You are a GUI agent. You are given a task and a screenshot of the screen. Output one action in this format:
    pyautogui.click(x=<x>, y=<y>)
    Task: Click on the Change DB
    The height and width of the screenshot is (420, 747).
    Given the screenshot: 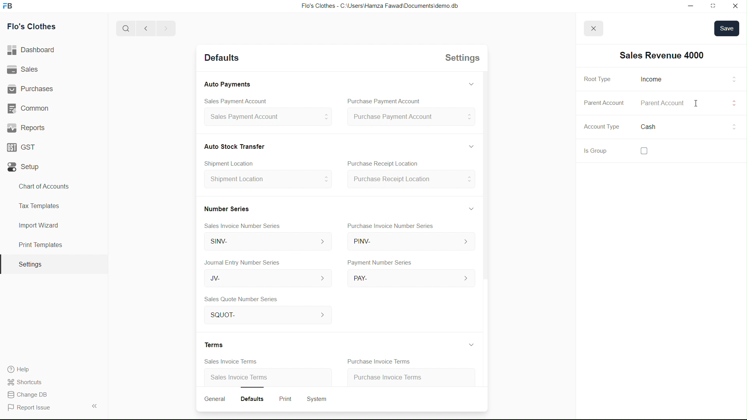 What is the action you would take?
    pyautogui.click(x=30, y=395)
    